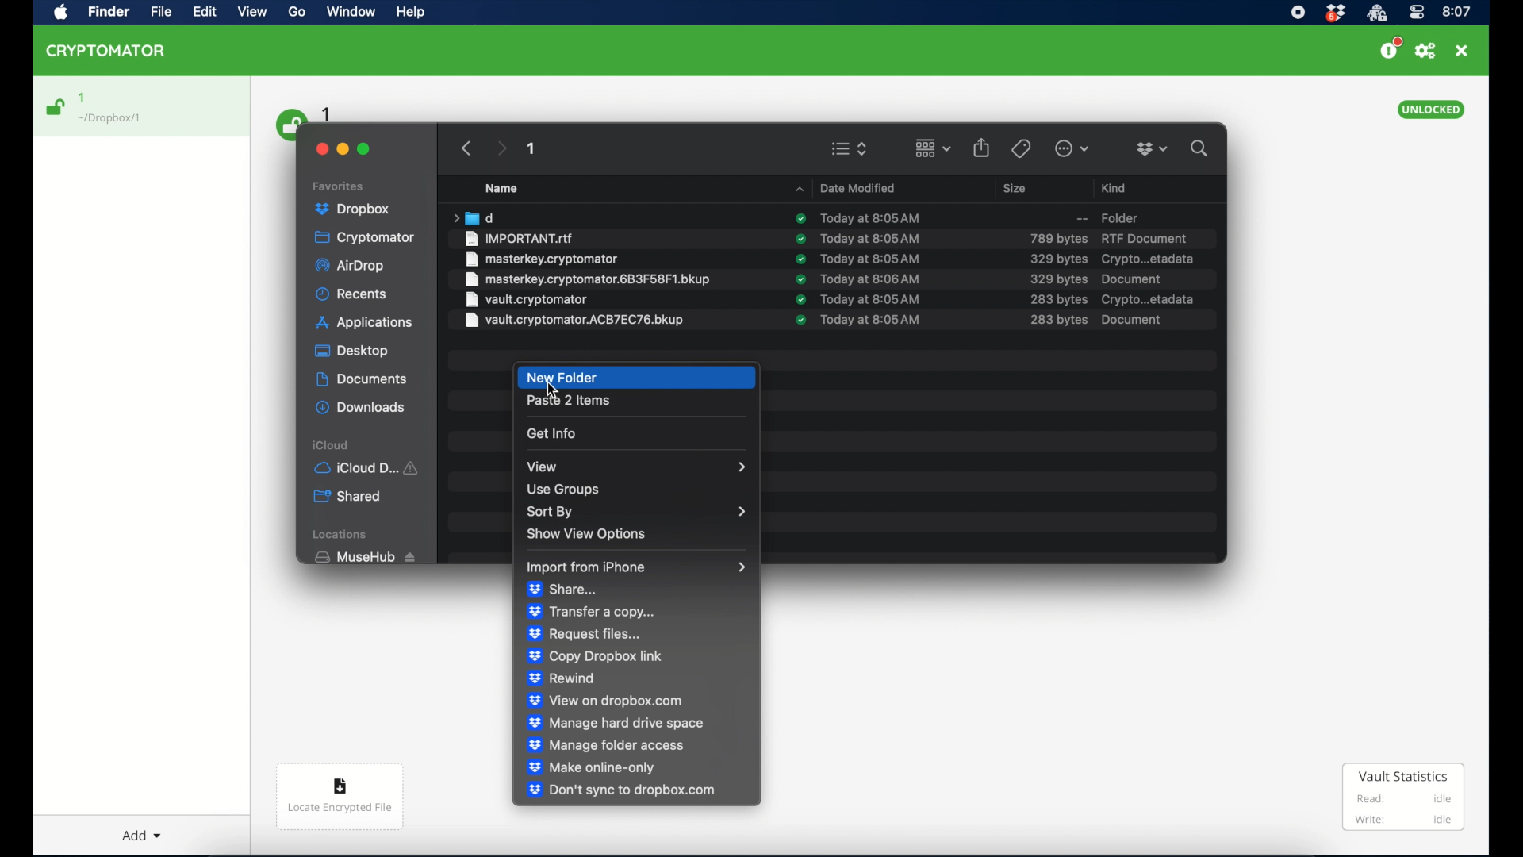 The image size is (1523, 857). I want to click on document, so click(1133, 279).